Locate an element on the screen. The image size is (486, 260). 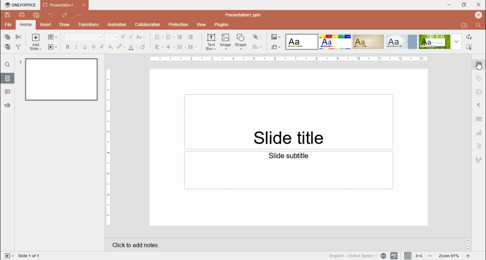
superscript is located at coordinates (103, 47).